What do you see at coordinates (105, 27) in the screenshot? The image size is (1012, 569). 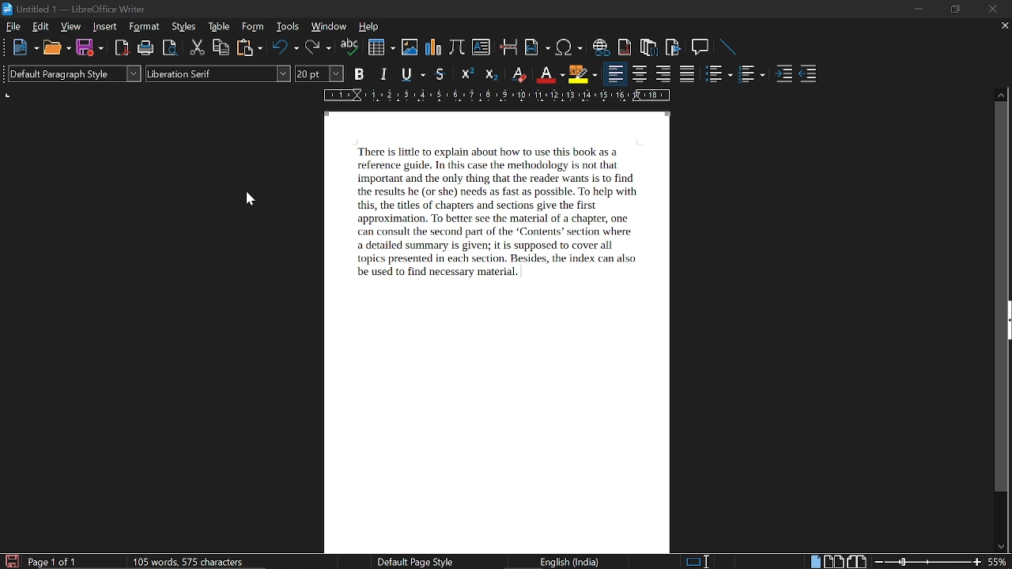 I see `insert` at bounding box center [105, 27].